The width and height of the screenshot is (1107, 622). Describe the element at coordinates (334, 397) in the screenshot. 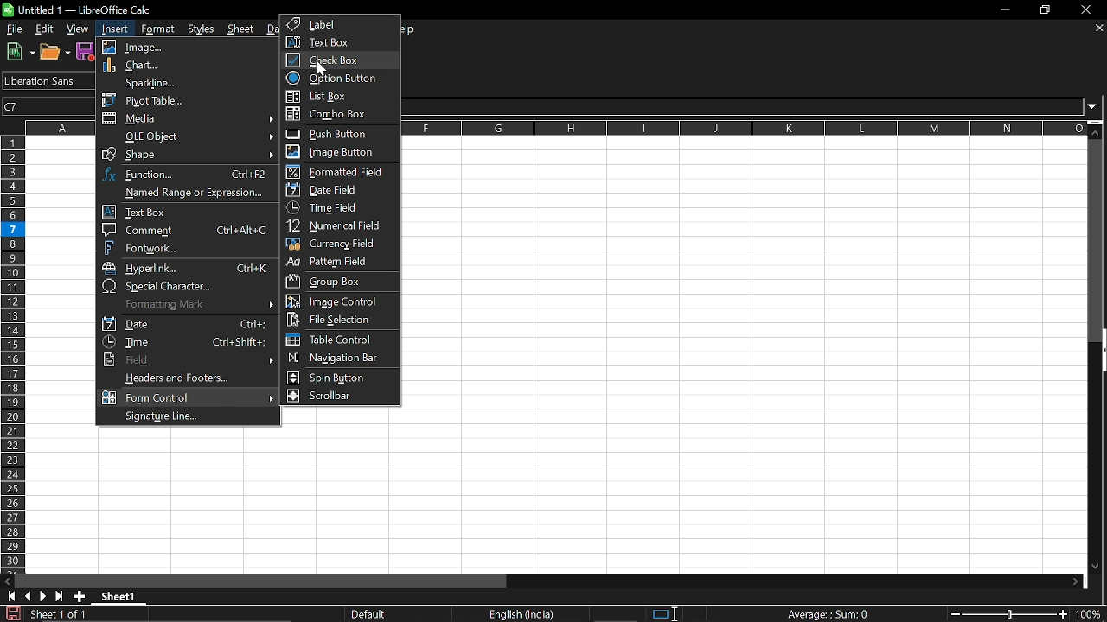

I see `Scrollbar` at that location.